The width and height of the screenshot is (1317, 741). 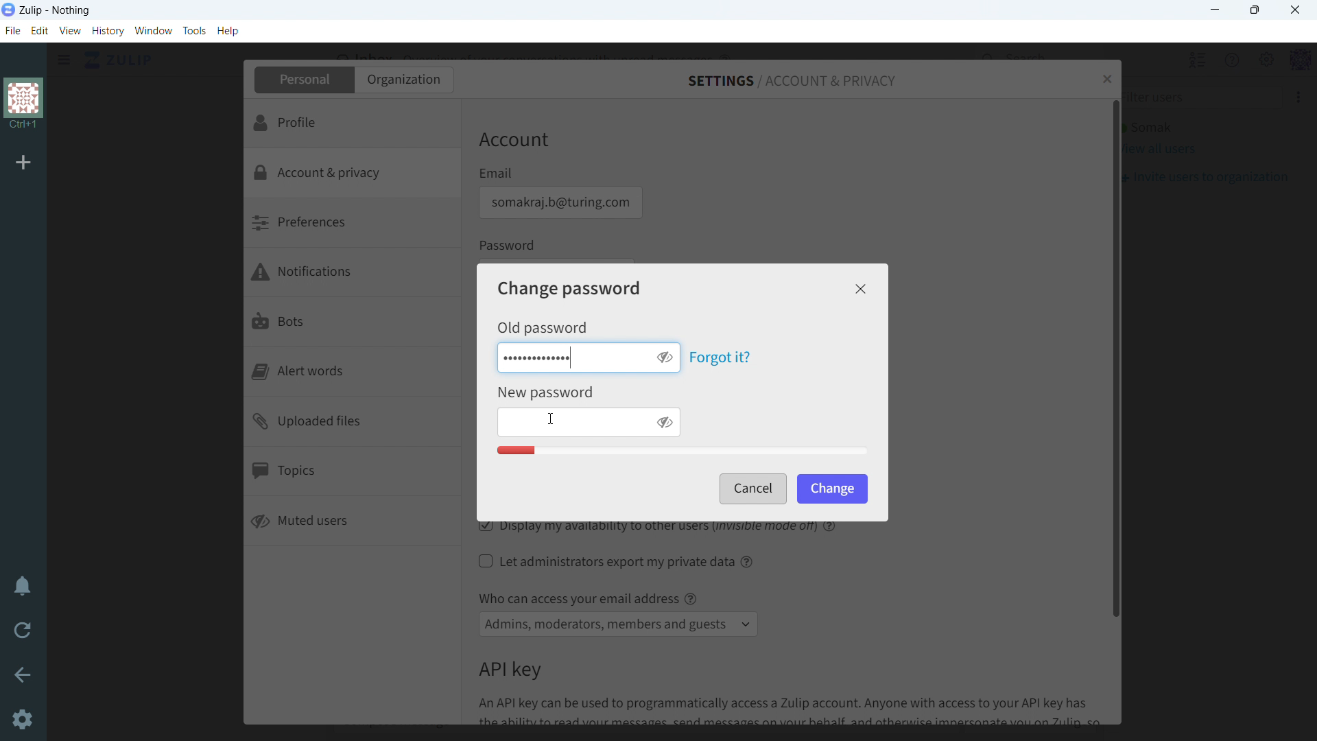 What do you see at coordinates (352, 224) in the screenshot?
I see `preferences` at bounding box center [352, 224].